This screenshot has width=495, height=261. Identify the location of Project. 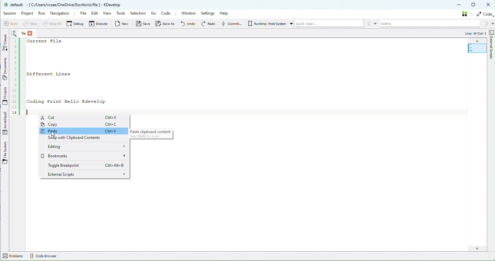
(28, 14).